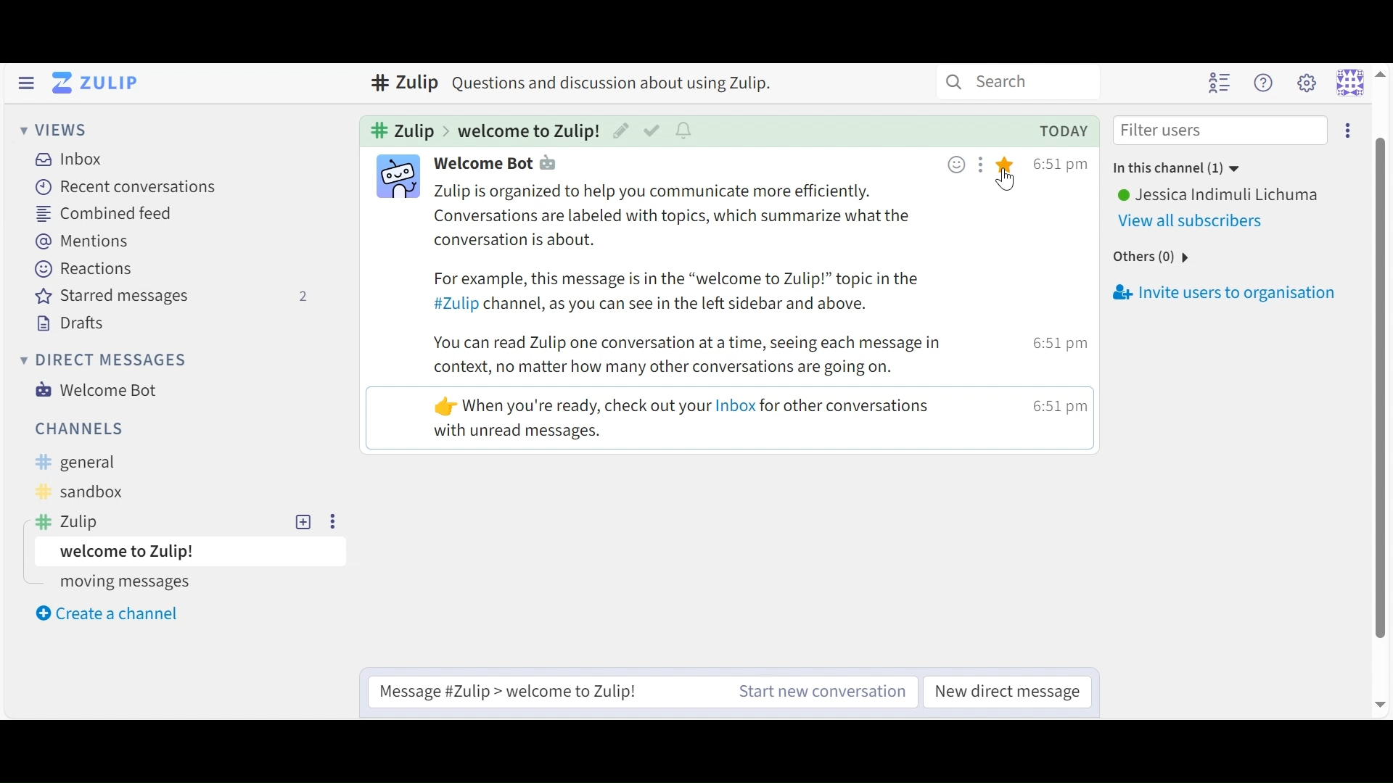 This screenshot has height=783, width=1393. I want to click on Add topic, so click(304, 523).